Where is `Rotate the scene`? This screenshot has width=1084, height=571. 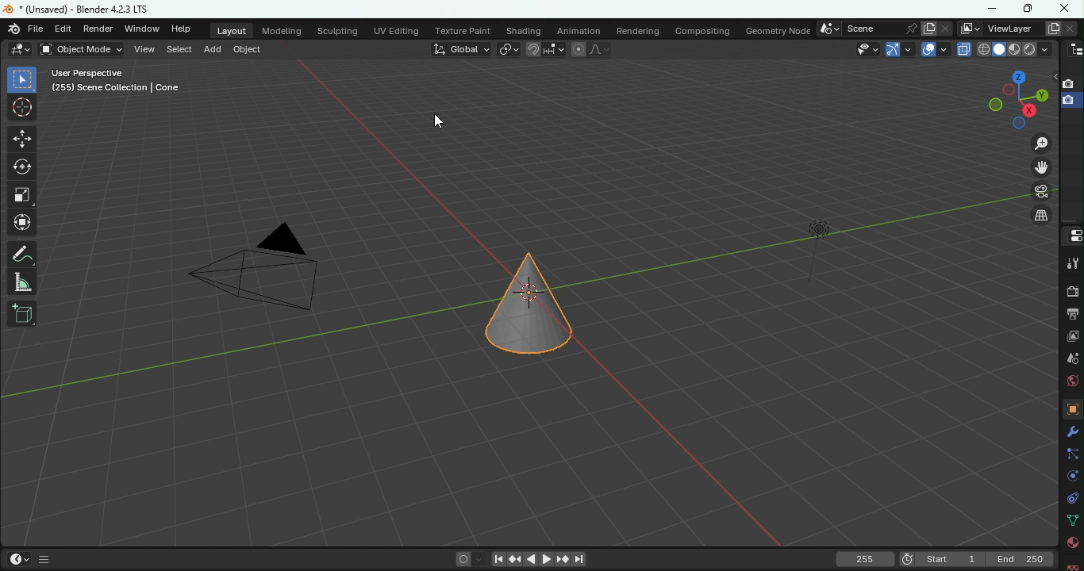 Rotate the scene is located at coordinates (1019, 124).